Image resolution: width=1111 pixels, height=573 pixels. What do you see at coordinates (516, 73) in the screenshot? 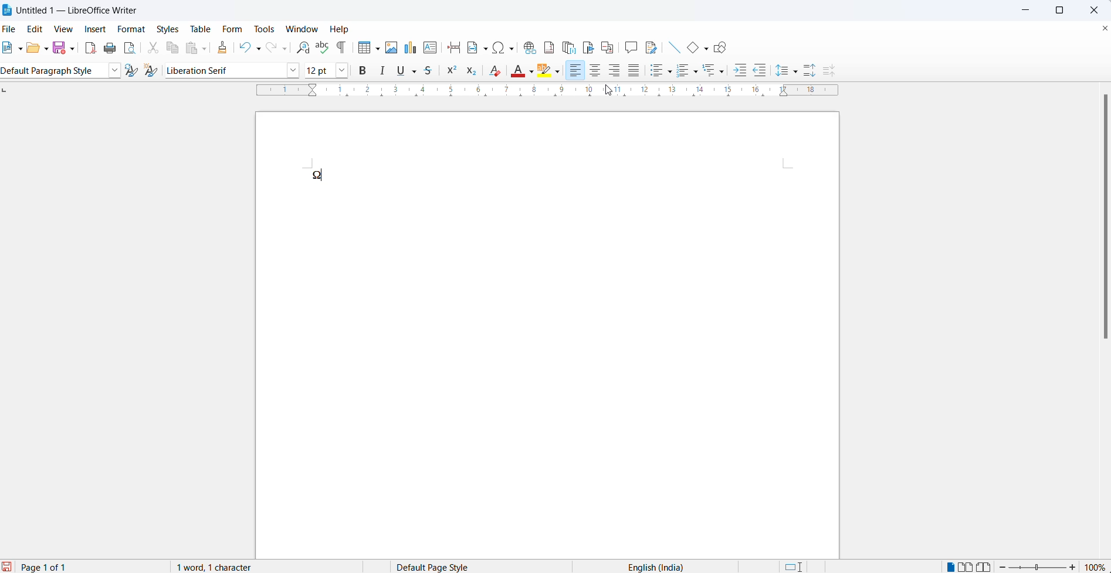
I see `font color` at bounding box center [516, 73].